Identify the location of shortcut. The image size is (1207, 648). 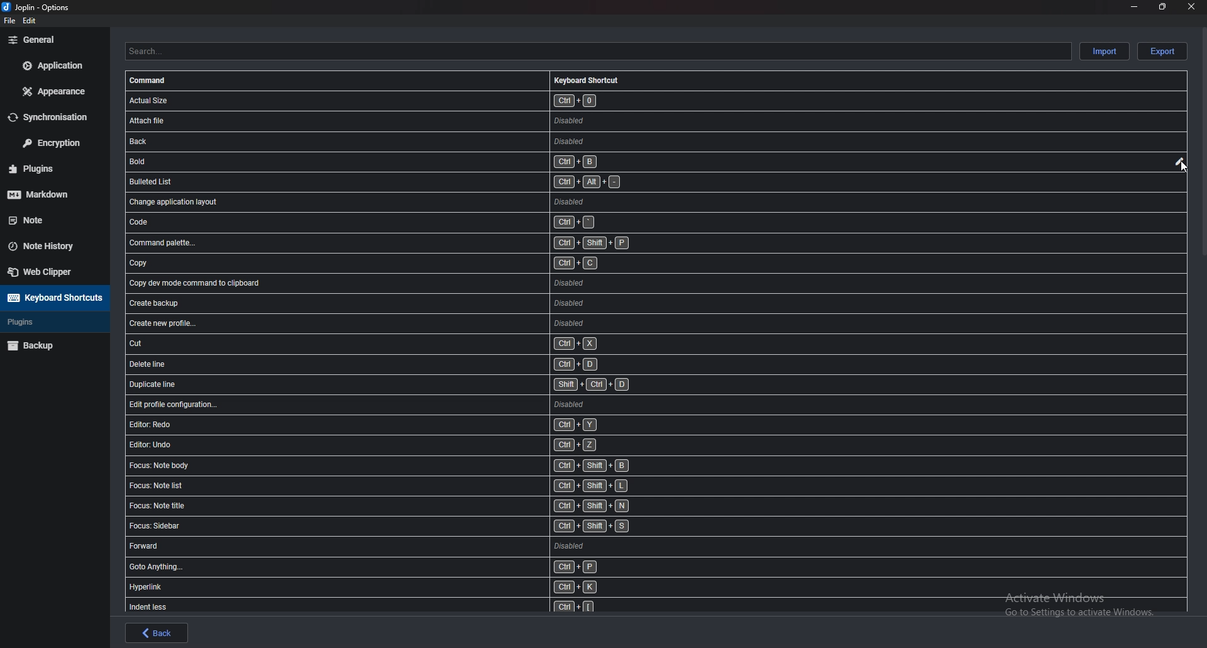
(419, 323).